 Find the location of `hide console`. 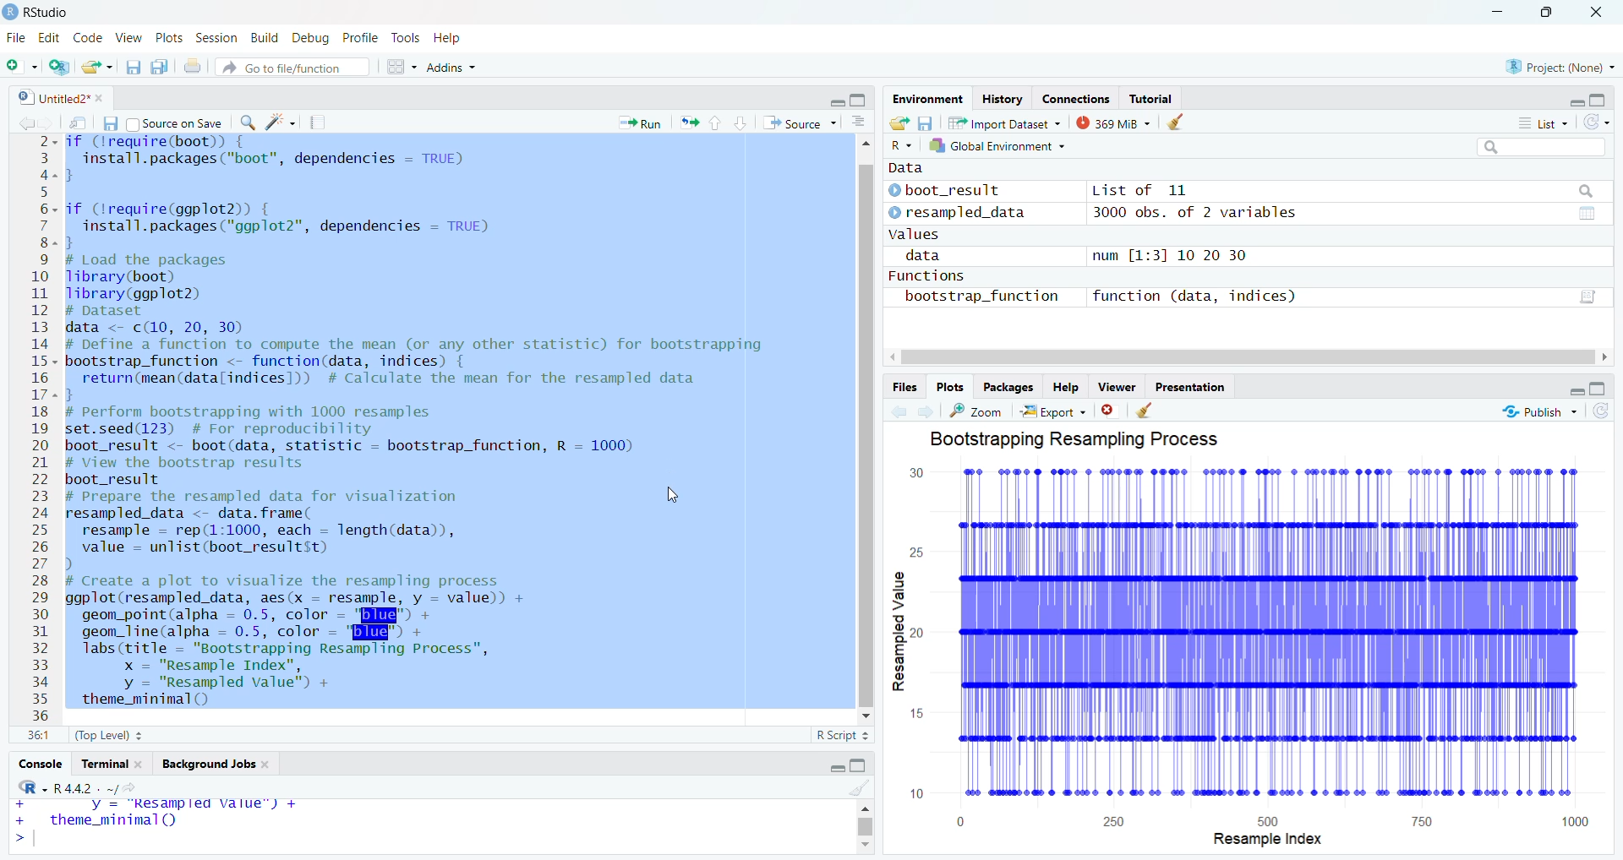

hide console is located at coordinates (863, 101).